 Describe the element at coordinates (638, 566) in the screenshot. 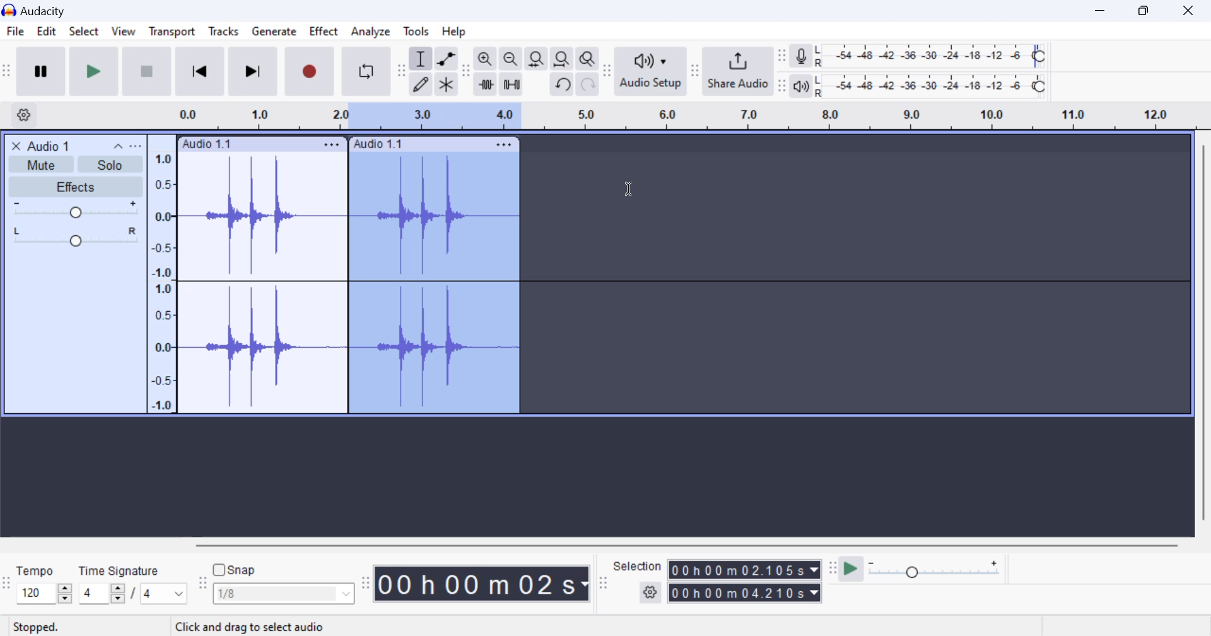

I see `Selection` at that location.